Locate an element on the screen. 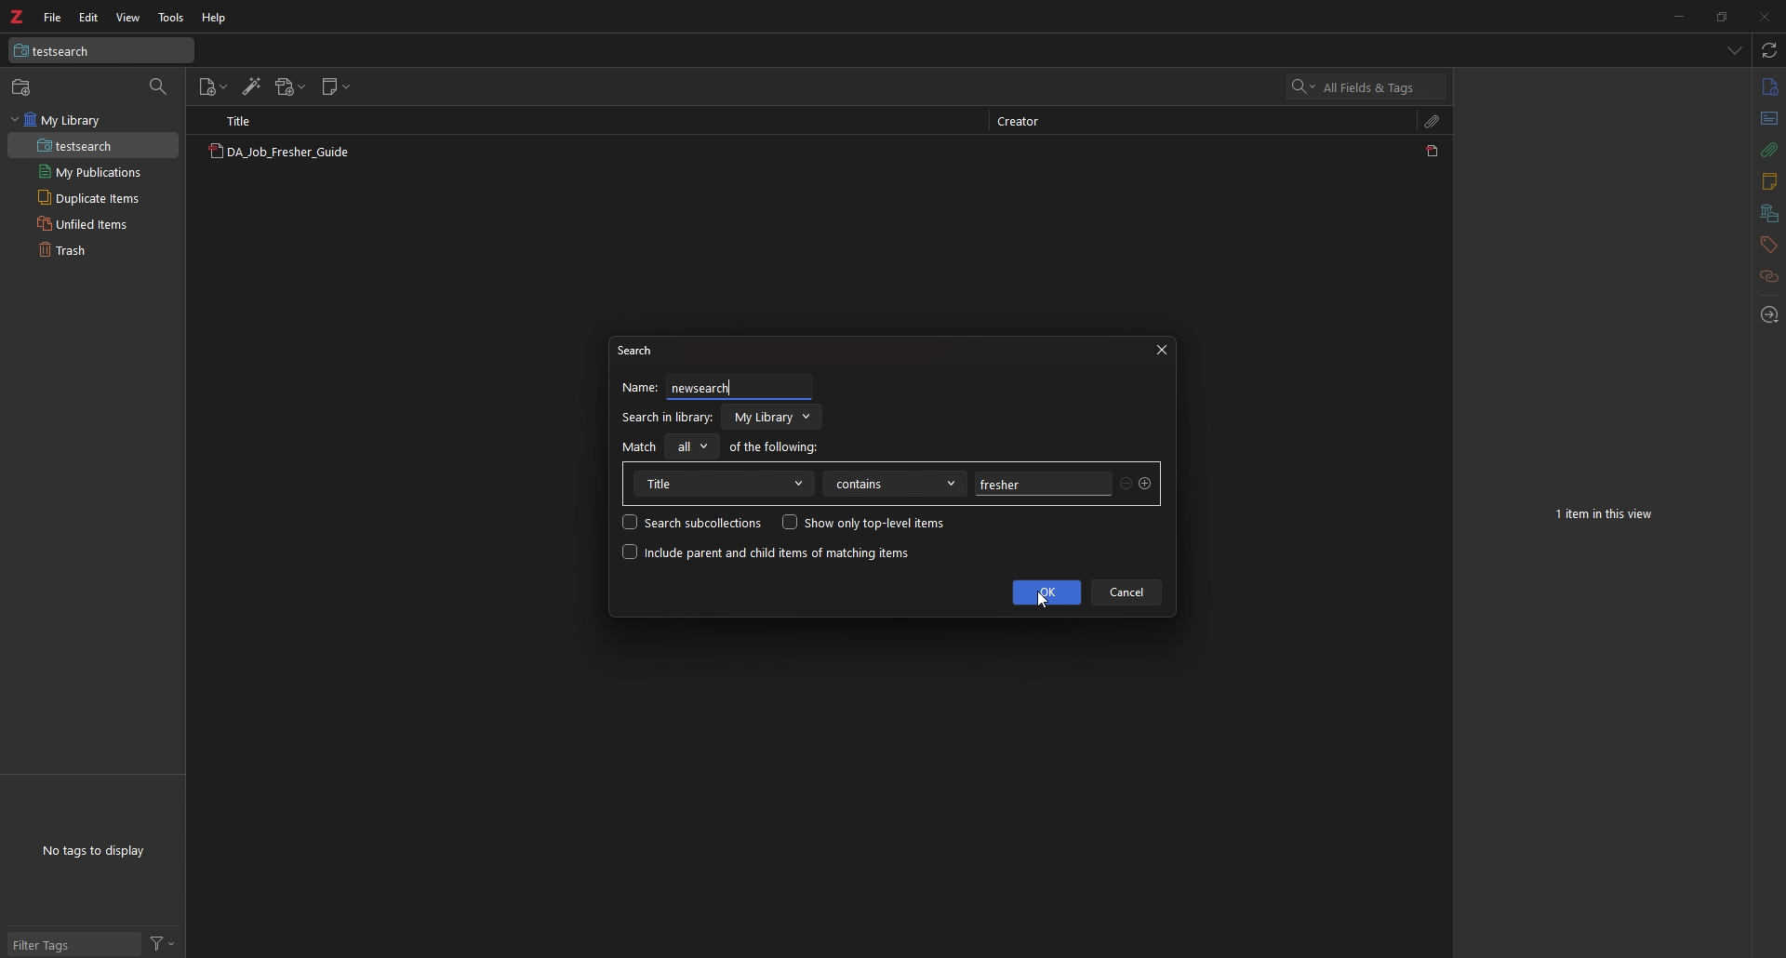 This screenshot has height=958, width=1786. search is located at coordinates (640, 349).